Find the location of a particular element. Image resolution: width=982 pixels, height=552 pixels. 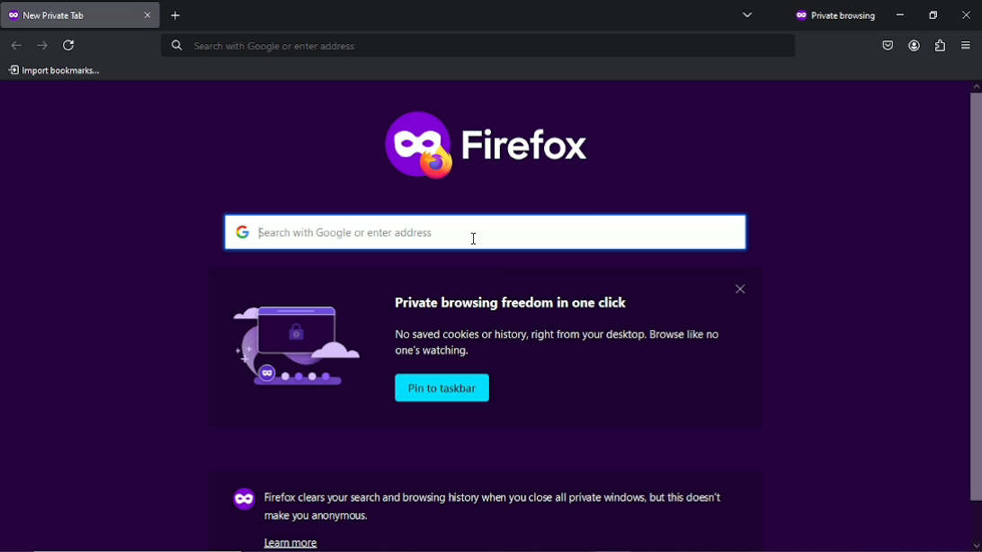

logo is located at coordinates (286, 343).